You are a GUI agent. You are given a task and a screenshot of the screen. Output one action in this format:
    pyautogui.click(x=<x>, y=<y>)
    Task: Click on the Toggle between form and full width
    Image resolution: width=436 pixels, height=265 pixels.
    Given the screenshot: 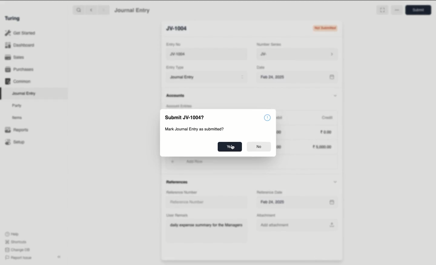 What is the action you would take?
    pyautogui.click(x=382, y=10)
    